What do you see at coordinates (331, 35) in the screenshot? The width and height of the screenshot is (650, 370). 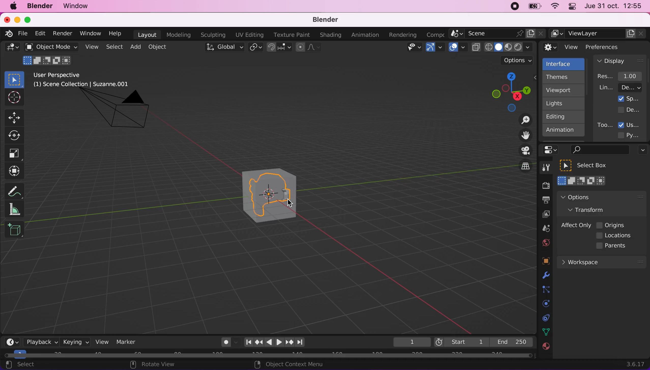 I see `shading` at bounding box center [331, 35].